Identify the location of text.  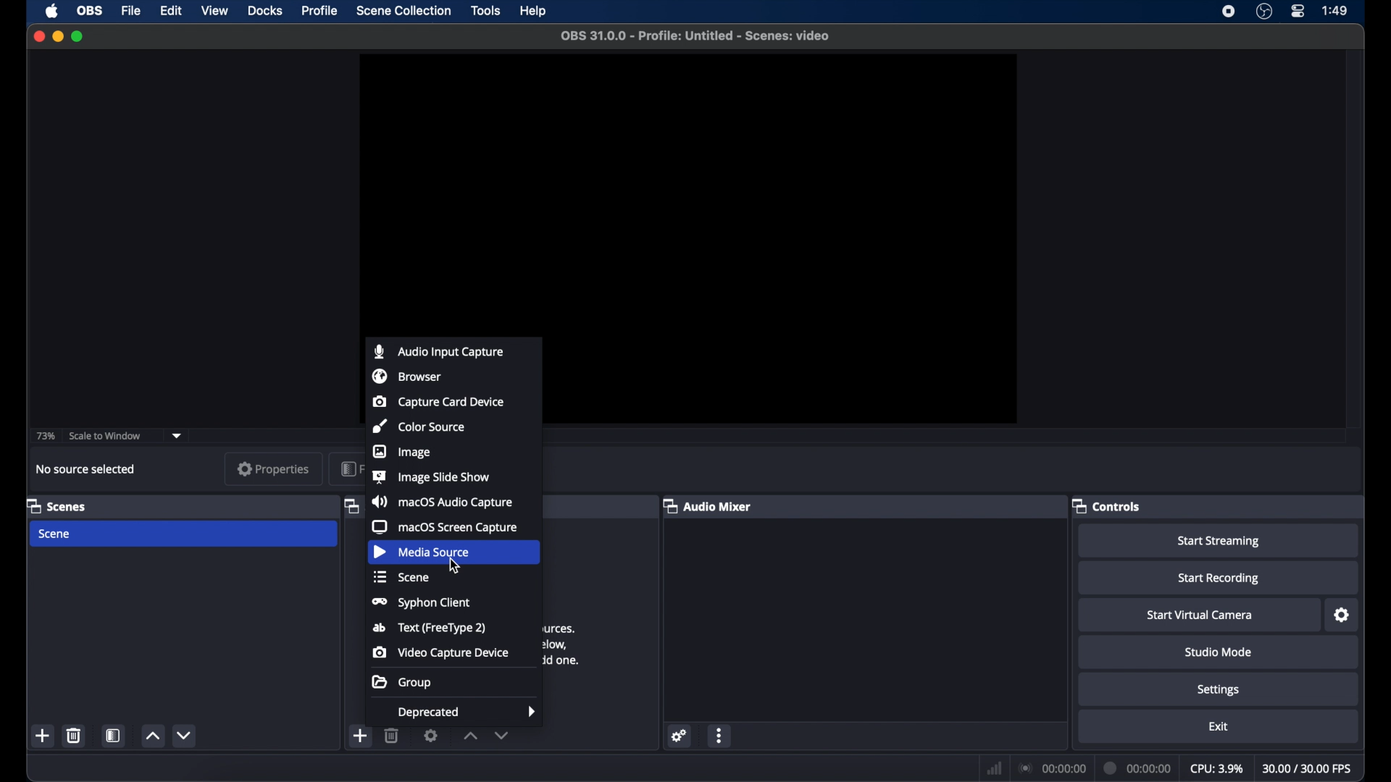
(430, 628).